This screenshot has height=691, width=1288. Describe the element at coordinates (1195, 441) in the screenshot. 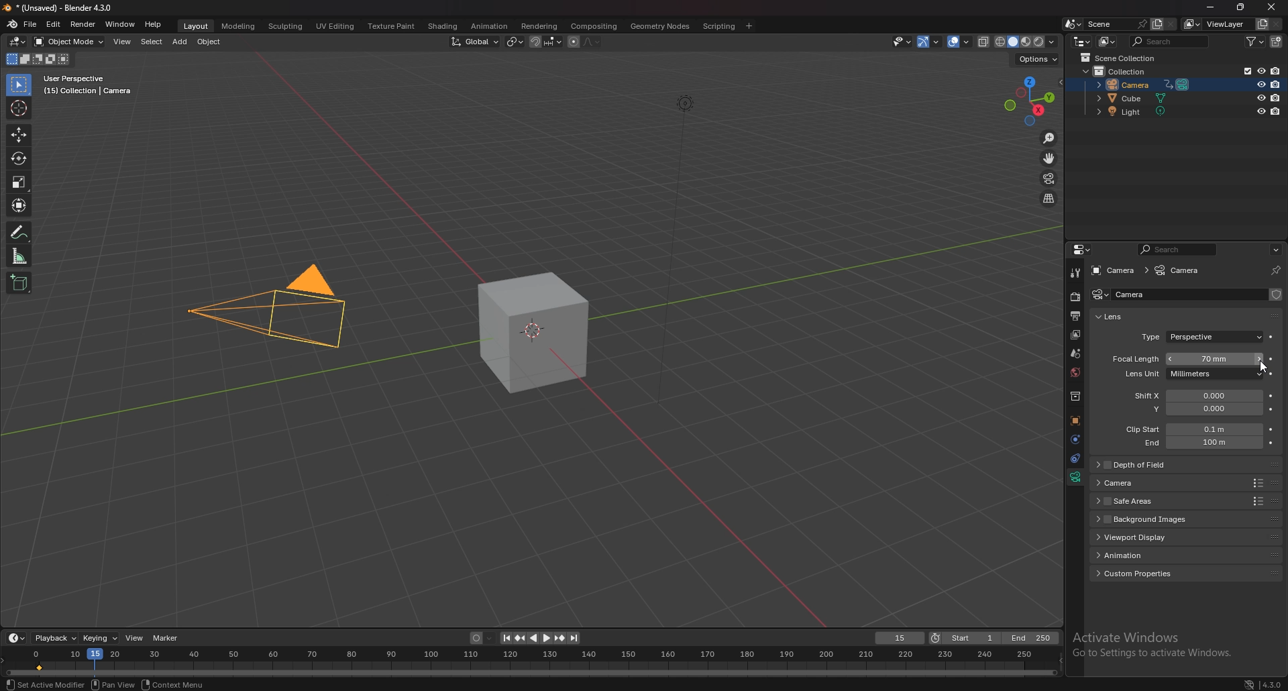

I see `clip end` at that location.